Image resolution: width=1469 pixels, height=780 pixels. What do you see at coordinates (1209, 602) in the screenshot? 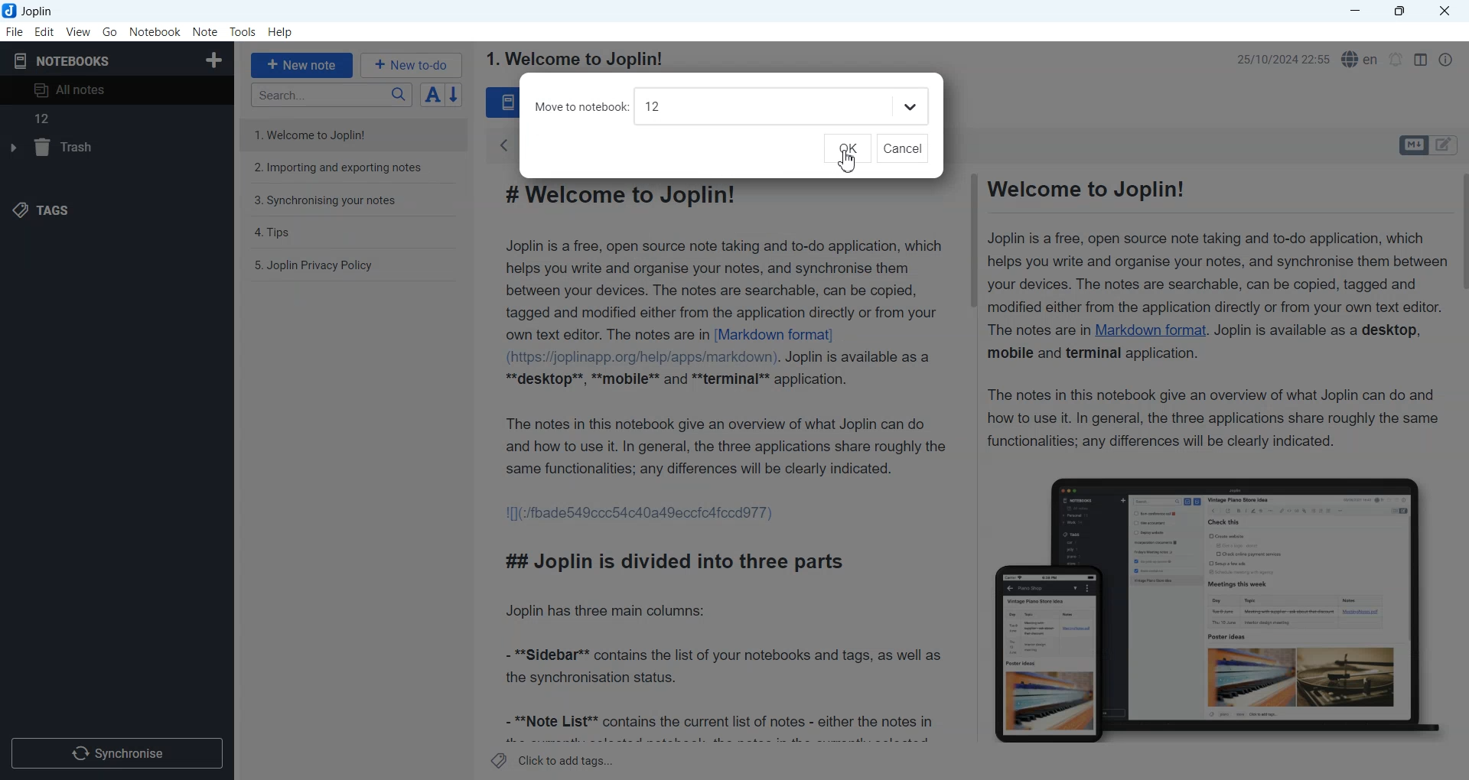
I see `Figure` at bounding box center [1209, 602].